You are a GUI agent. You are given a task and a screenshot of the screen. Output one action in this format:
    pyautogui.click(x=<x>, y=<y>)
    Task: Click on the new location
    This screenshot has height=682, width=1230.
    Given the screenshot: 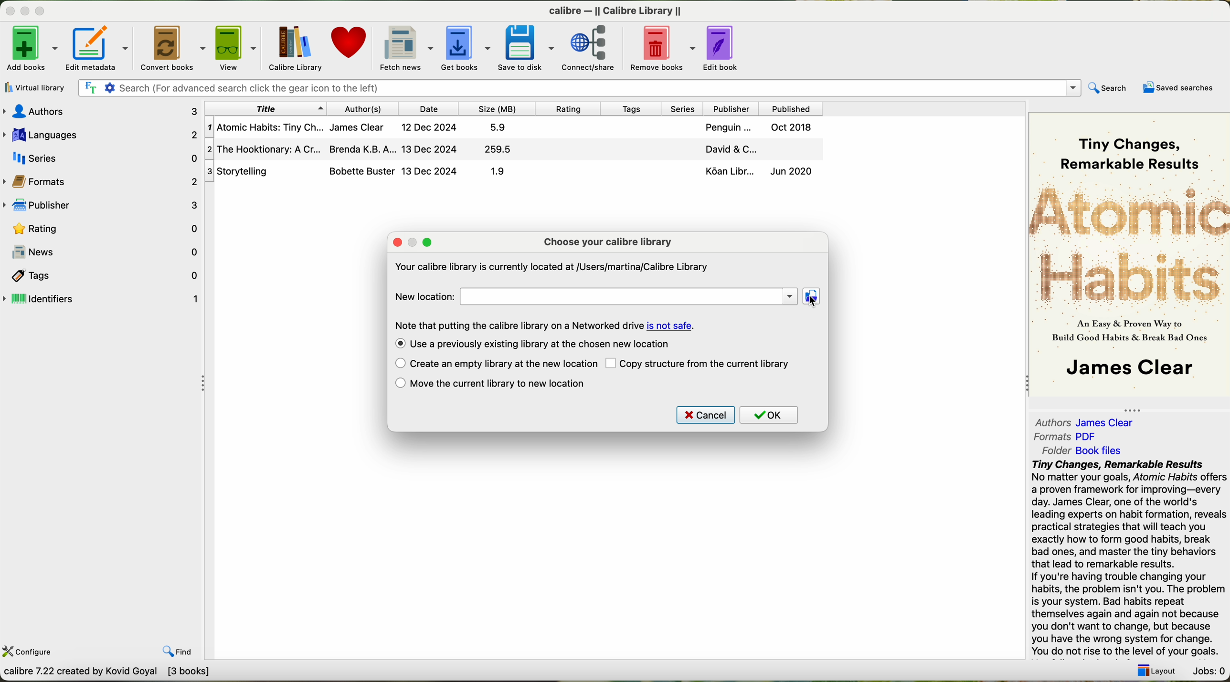 What is the action you would take?
    pyautogui.click(x=629, y=298)
    